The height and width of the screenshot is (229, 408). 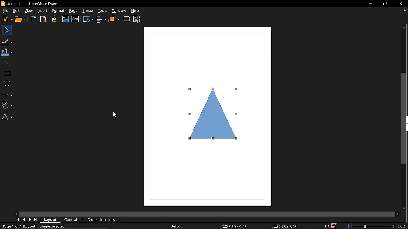 What do you see at coordinates (400, 4) in the screenshot?
I see `Close` at bounding box center [400, 4].